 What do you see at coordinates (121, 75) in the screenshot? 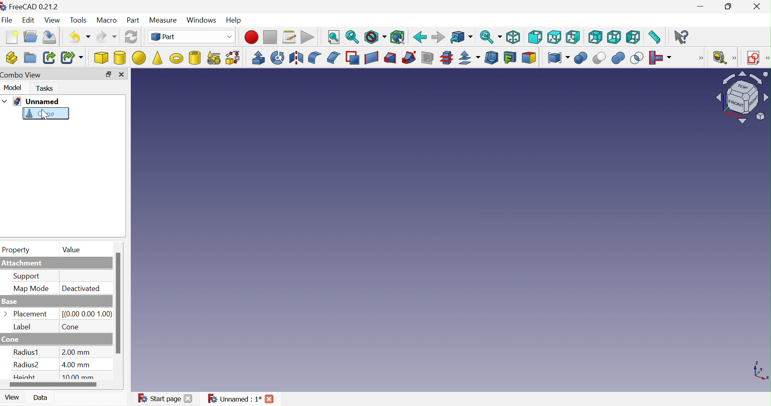
I see `Close` at bounding box center [121, 75].